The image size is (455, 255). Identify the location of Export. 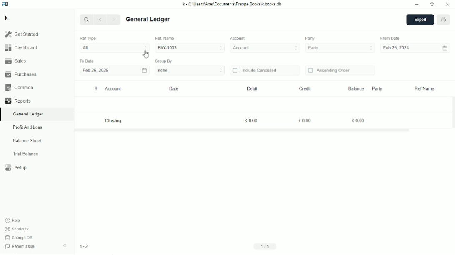
(420, 20).